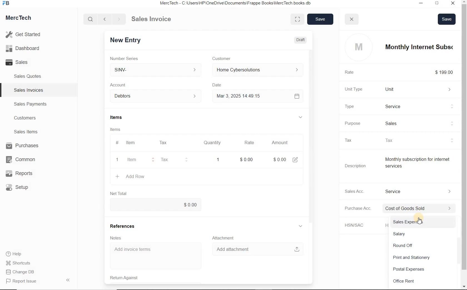 This screenshot has width=467, height=290. I want to click on tax, so click(422, 140).